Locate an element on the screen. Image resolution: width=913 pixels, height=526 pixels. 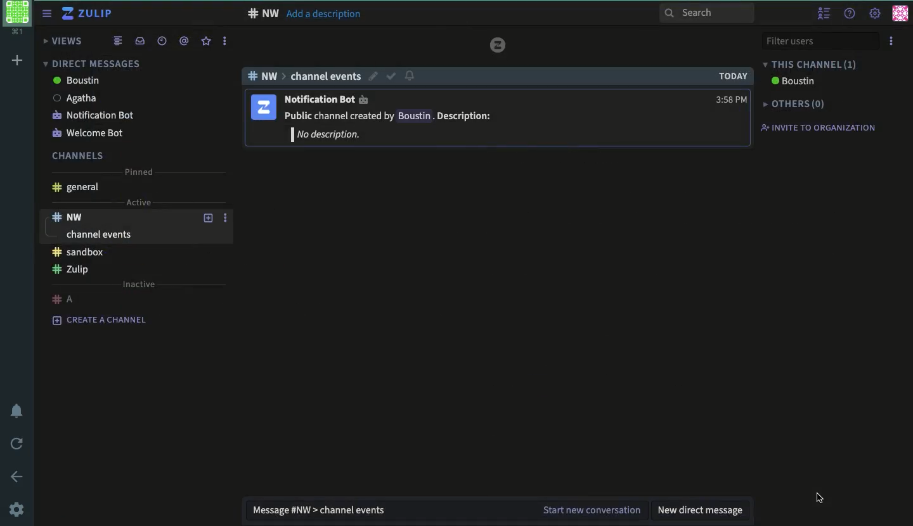
notification bot is located at coordinates (89, 117).